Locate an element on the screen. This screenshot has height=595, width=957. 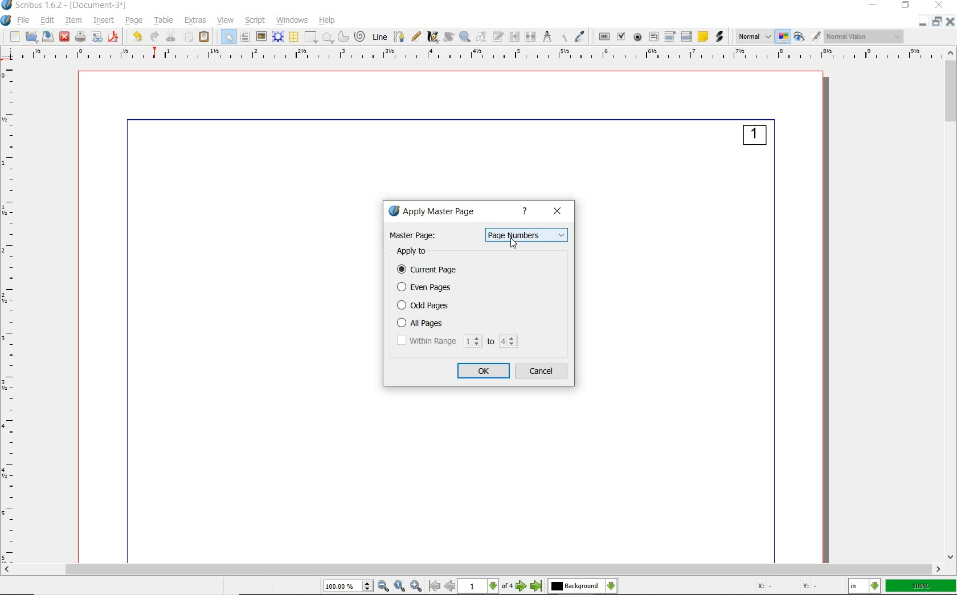
within range is located at coordinates (457, 341).